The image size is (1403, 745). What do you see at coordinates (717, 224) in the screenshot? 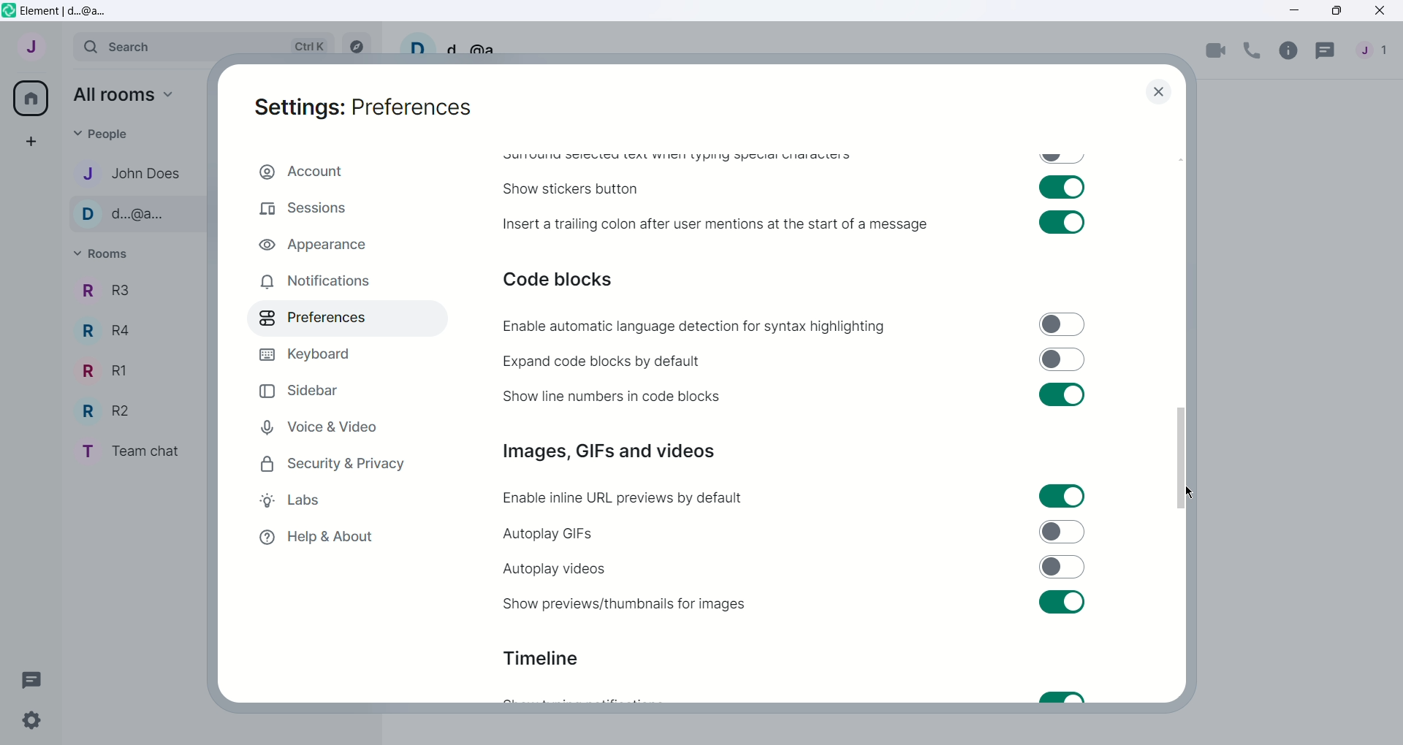
I see `Insert a trailing colon after user mentions at the start of a message` at bounding box center [717, 224].